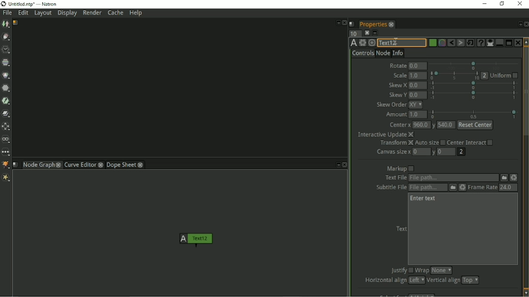  What do you see at coordinates (16, 164) in the screenshot?
I see `Script name` at bounding box center [16, 164].